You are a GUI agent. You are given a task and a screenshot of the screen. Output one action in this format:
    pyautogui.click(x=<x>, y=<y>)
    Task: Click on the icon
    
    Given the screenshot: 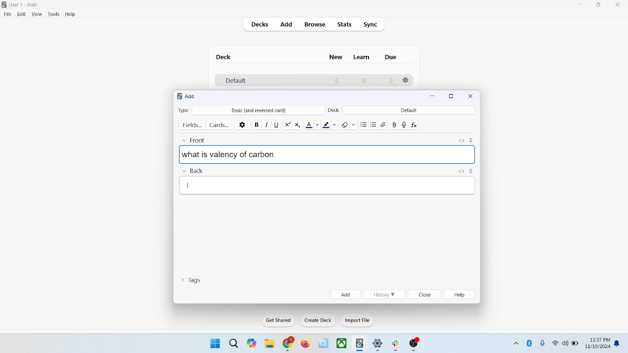 What is the action you would take?
    pyautogui.click(x=324, y=344)
    